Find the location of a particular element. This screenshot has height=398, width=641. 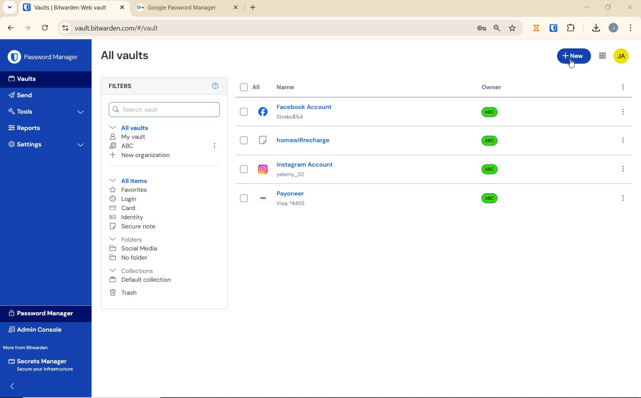

Settings is located at coordinates (47, 143).